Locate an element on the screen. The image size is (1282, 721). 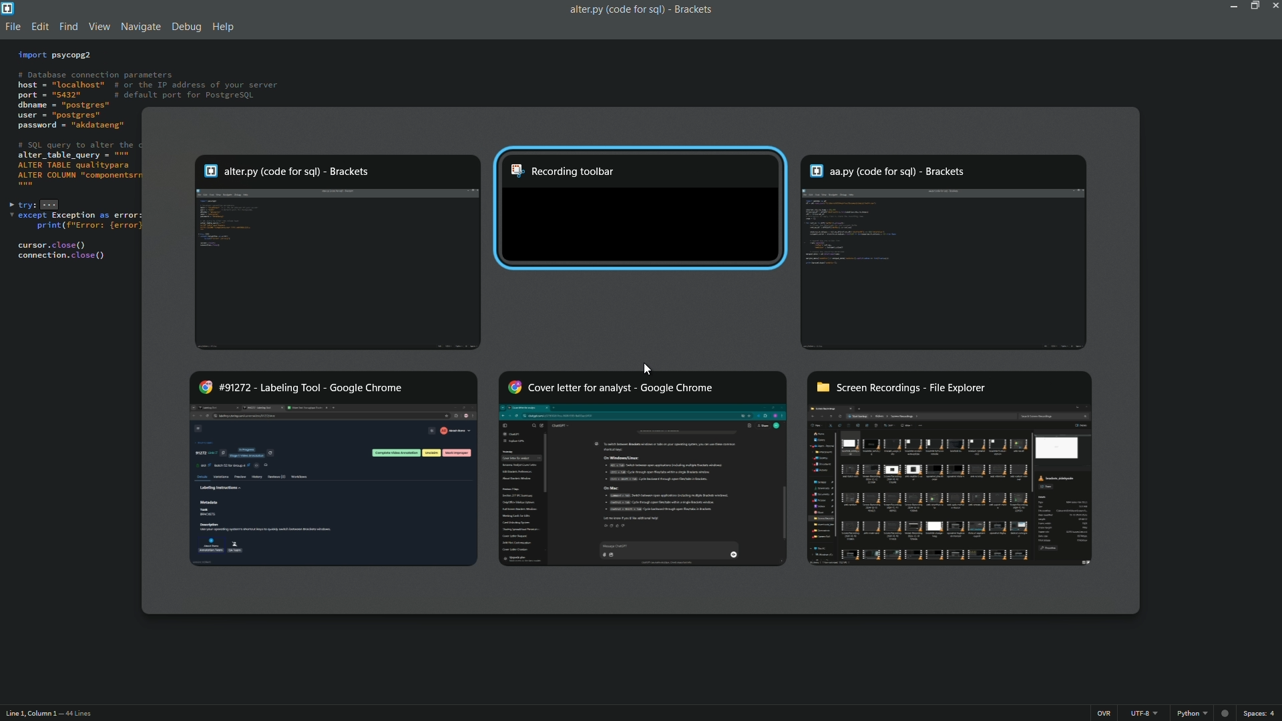
minimize is located at coordinates (1231, 7).